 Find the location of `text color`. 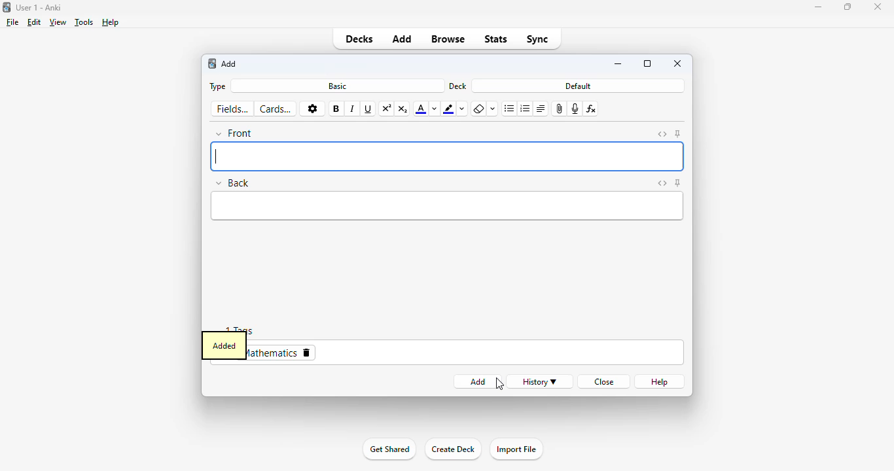

text color is located at coordinates (420, 109).